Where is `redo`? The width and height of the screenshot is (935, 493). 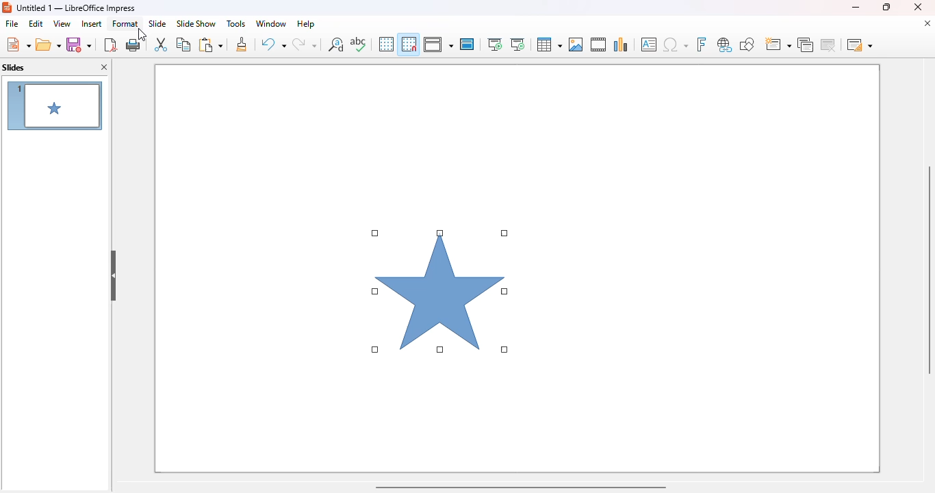 redo is located at coordinates (305, 45).